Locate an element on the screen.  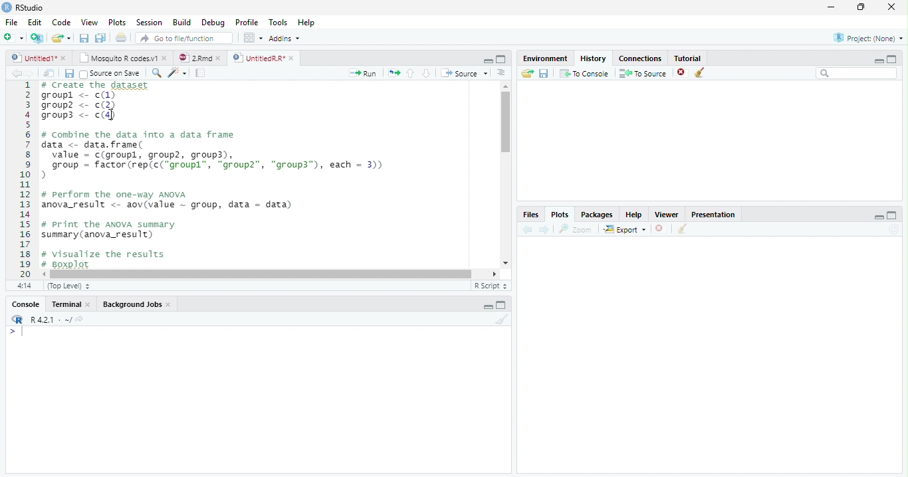
Next is located at coordinates (35, 74).